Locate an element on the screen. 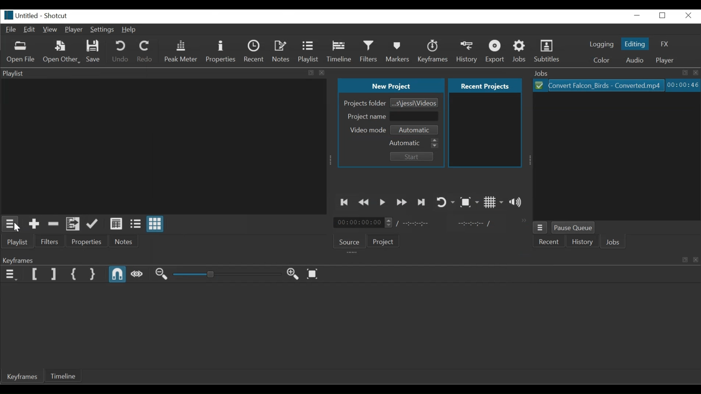 The width and height of the screenshot is (701, 394). View as details is located at coordinates (118, 223).